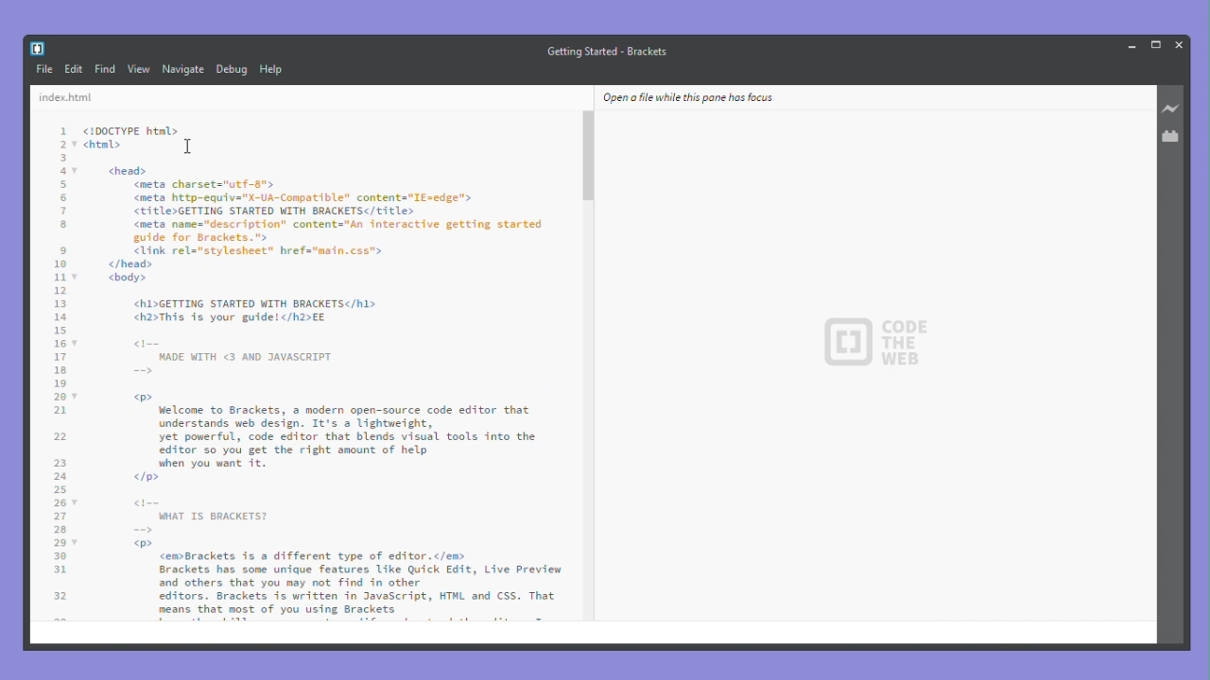 The height and width of the screenshot is (680, 1210). Describe the element at coordinates (63, 198) in the screenshot. I see `6` at that location.